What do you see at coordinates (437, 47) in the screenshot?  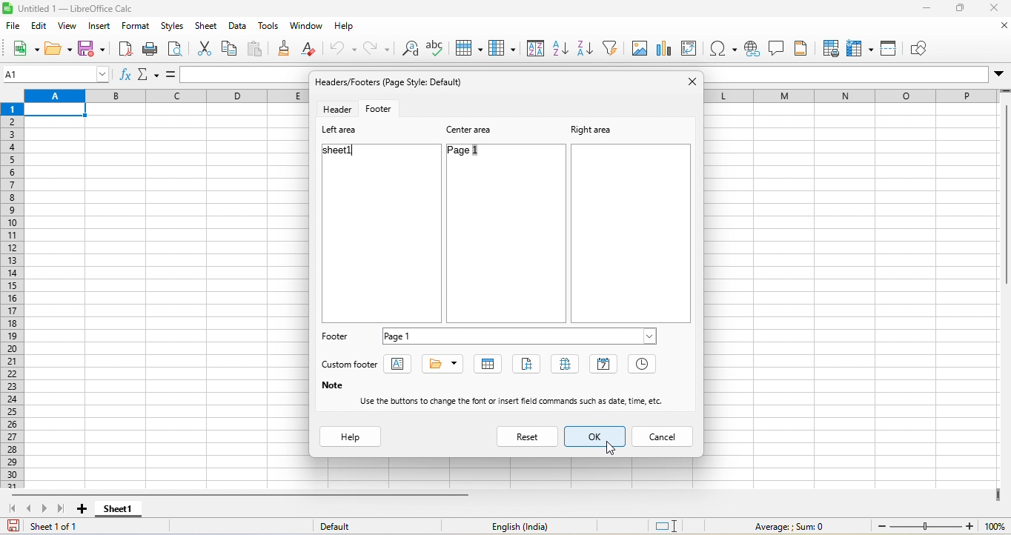 I see `spelling` at bounding box center [437, 47].